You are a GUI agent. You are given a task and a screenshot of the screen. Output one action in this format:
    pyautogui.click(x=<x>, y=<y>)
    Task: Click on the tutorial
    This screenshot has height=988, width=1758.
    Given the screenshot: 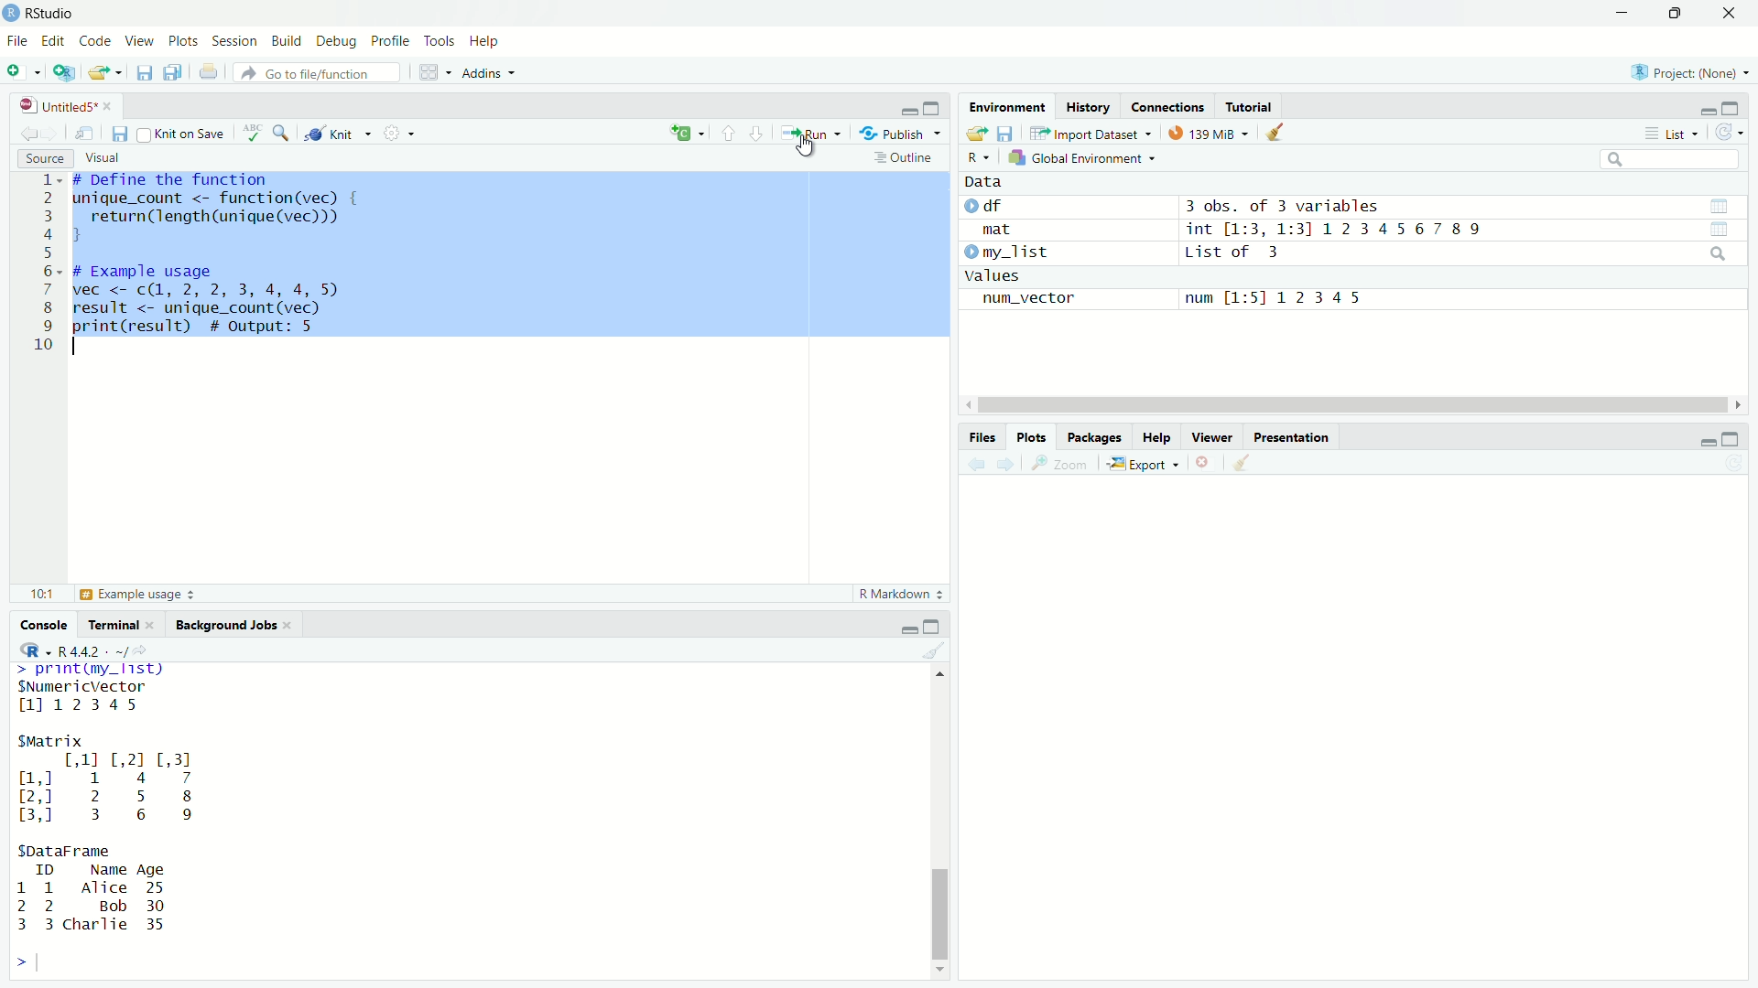 What is the action you would take?
    pyautogui.click(x=1252, y=109)
    